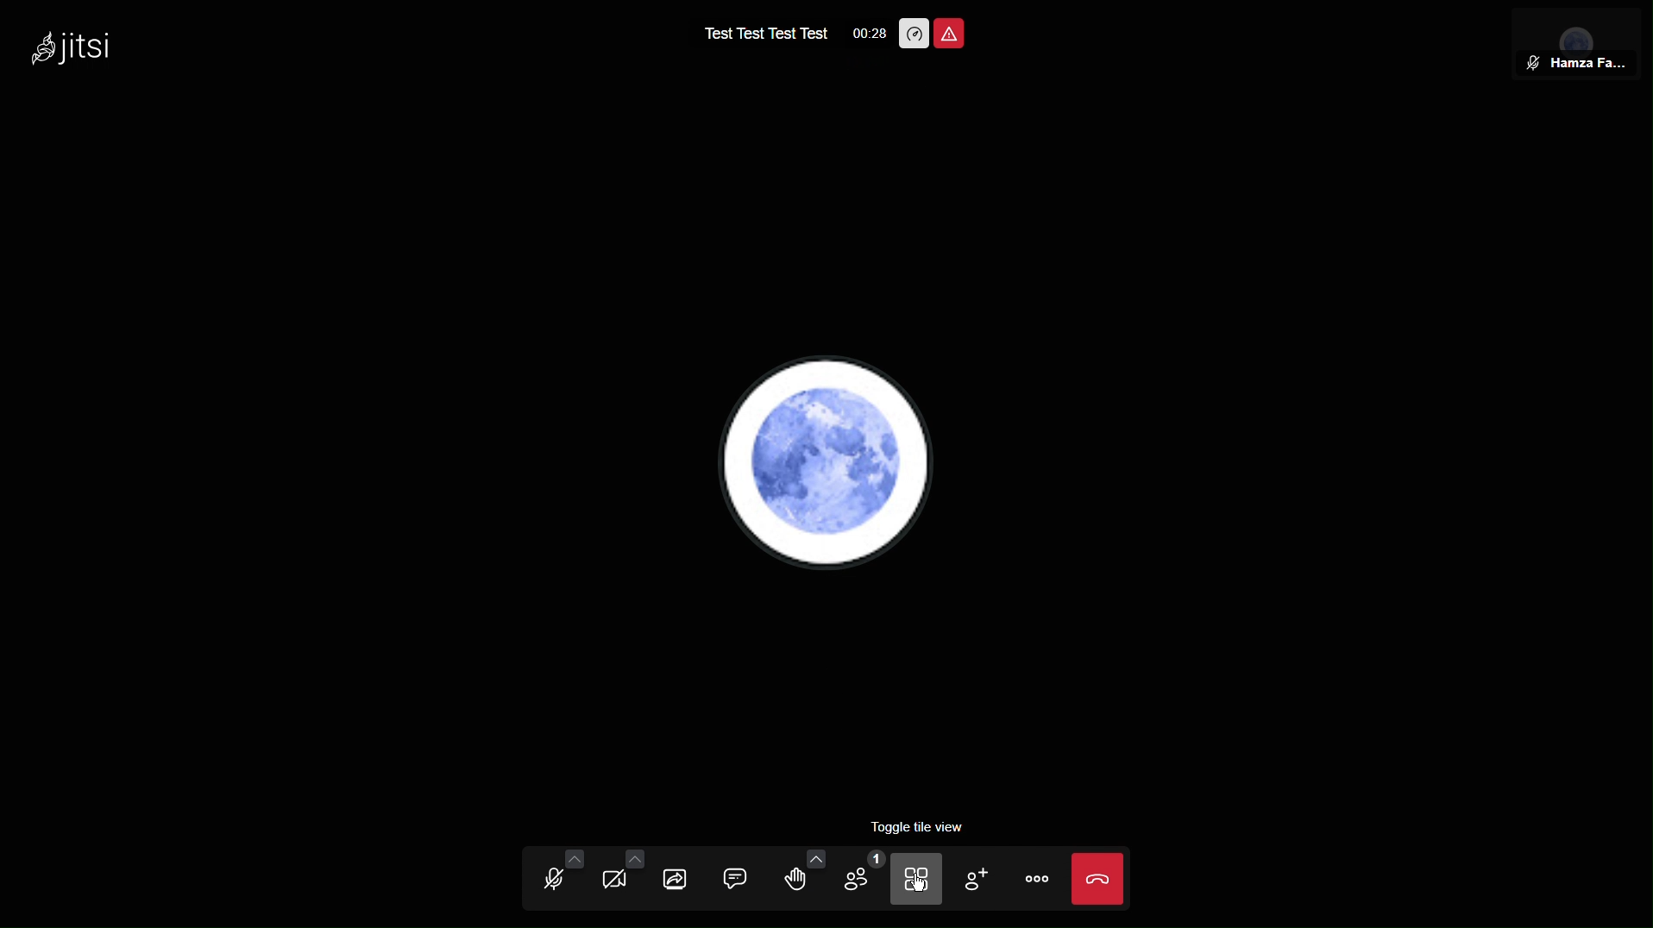 The image size is (1653, 928). Describe the element at coordinates (678, 879) in the screenshot. I see `Share Screen` at that location.